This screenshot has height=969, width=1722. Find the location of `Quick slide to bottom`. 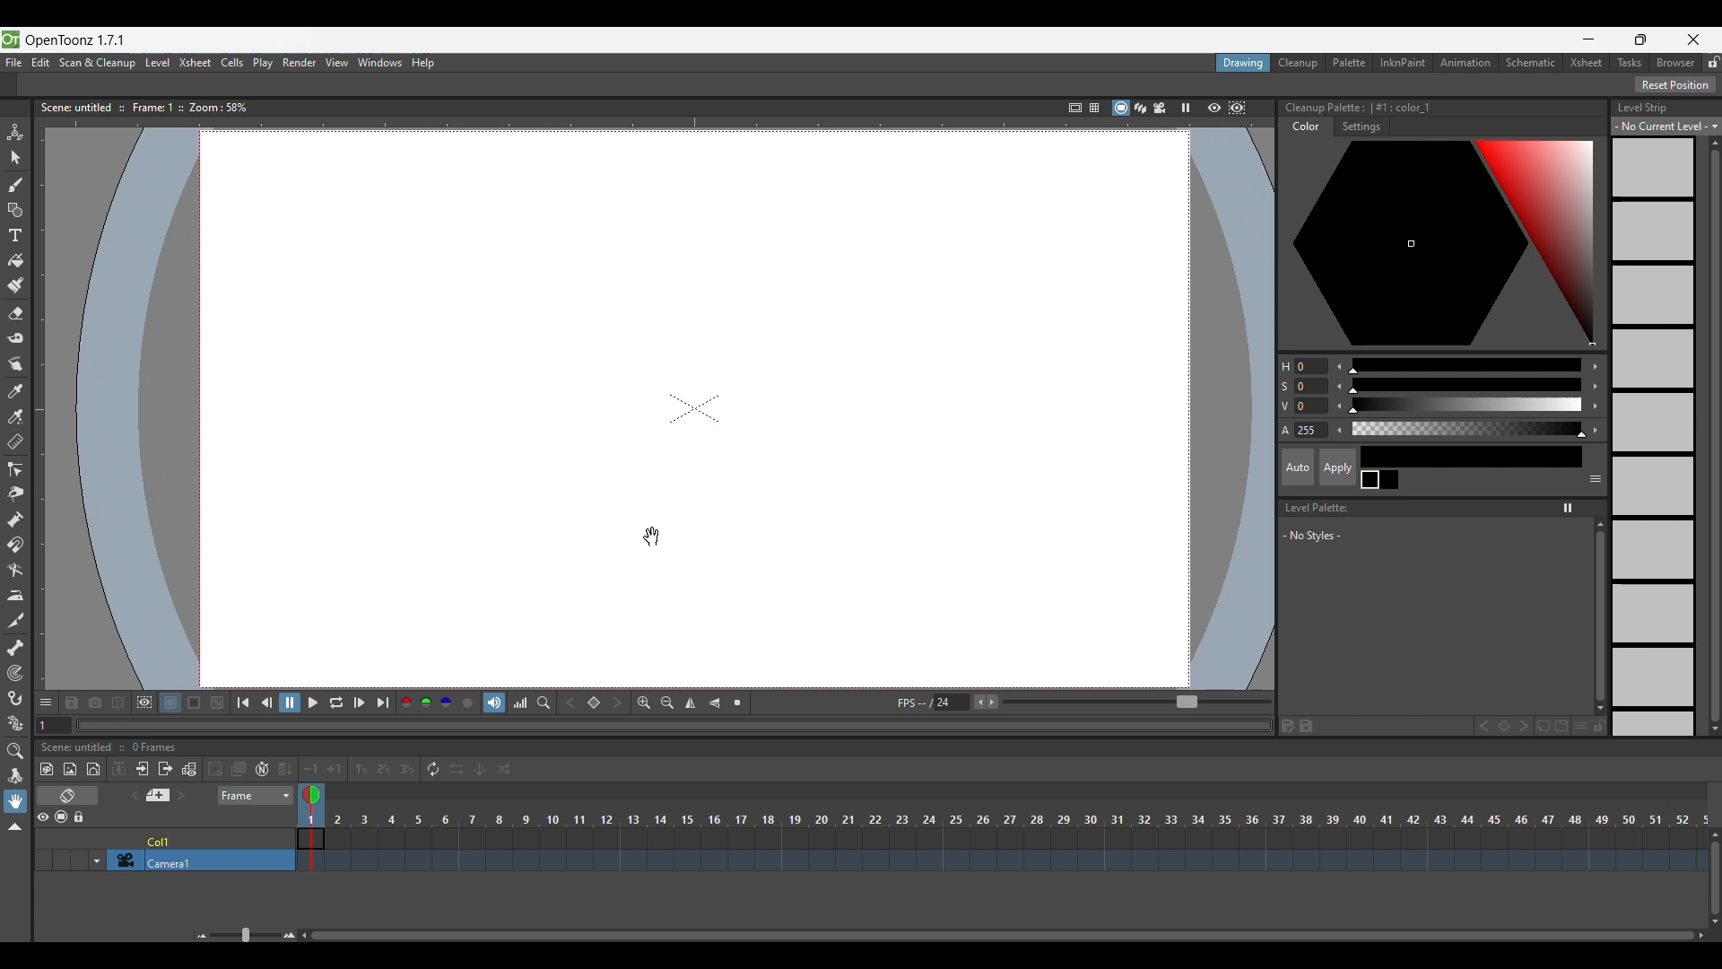

Quick slide to bottom is located at coordinates (1715, 729).